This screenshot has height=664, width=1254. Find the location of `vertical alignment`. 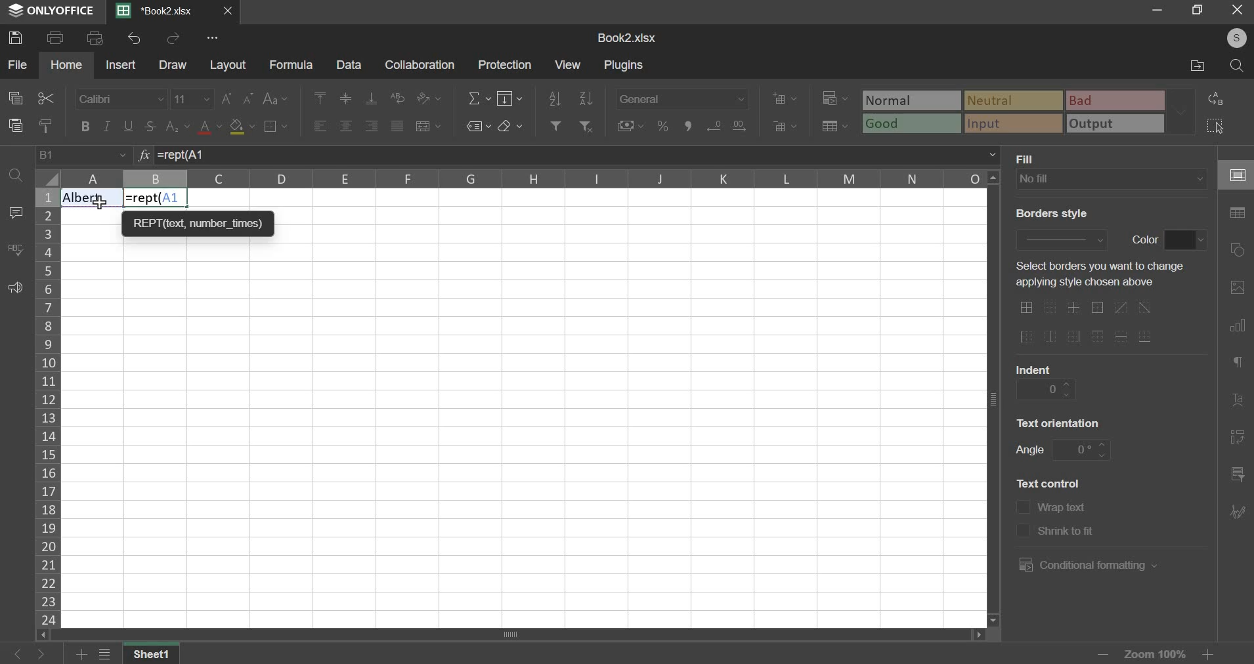

vertical alignment is located at coordinates (347, 99).